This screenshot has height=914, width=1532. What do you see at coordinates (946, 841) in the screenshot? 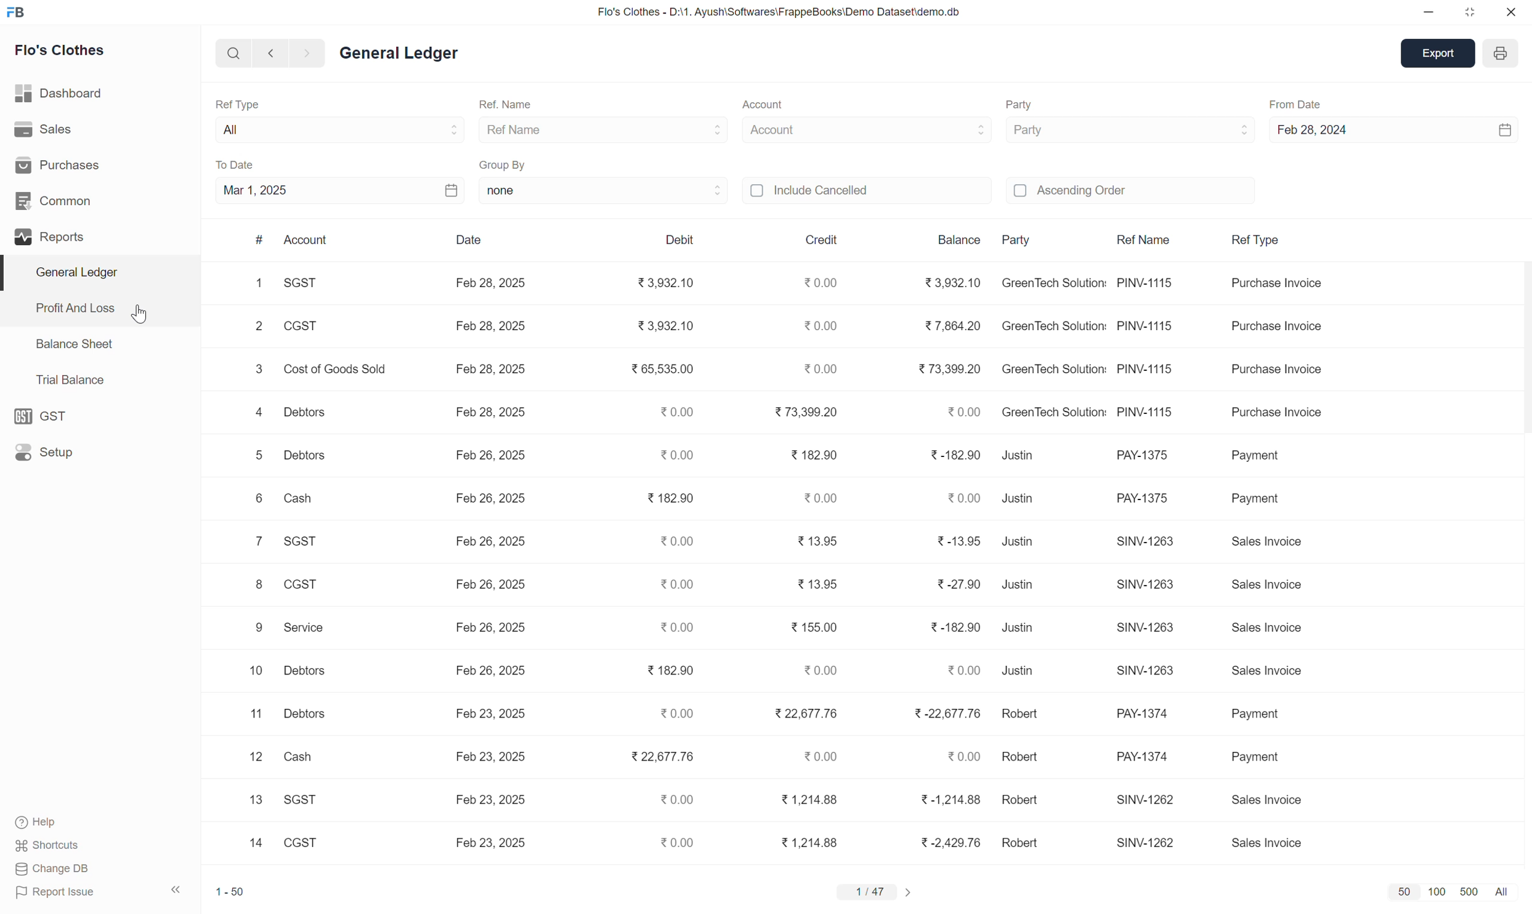
I see `₹-2429.76` at bounding box center [946, 841].